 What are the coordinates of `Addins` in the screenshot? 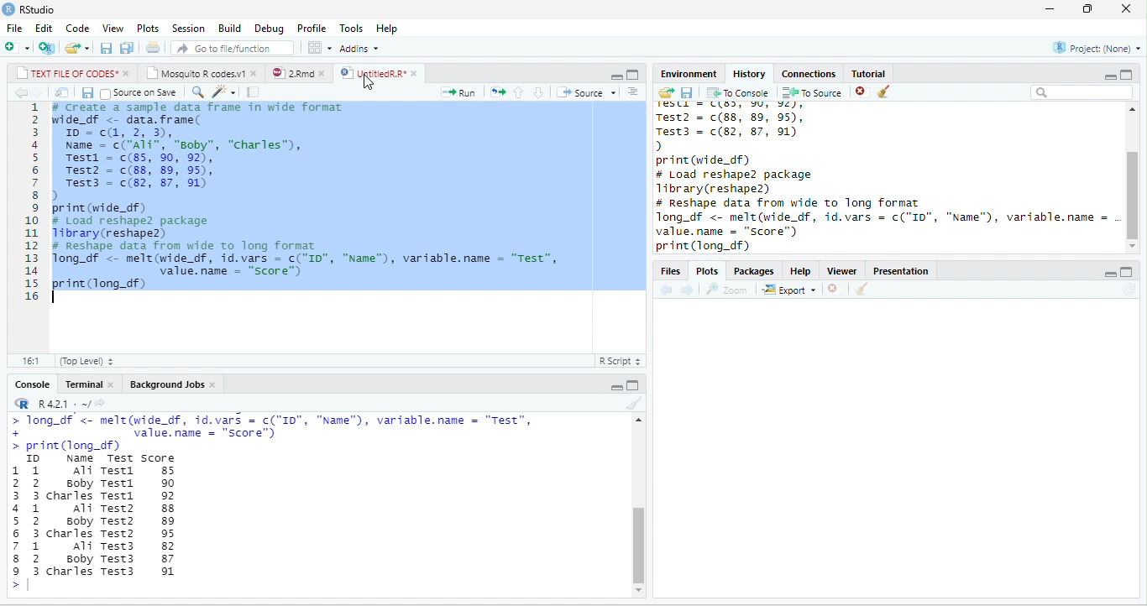 It's located at (359, 49).